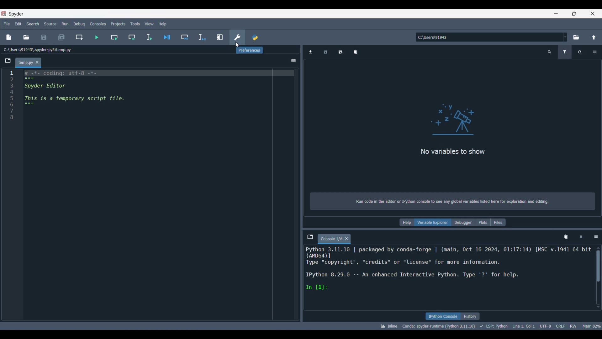  I want to click on Browse tabs, so click(310, 237).